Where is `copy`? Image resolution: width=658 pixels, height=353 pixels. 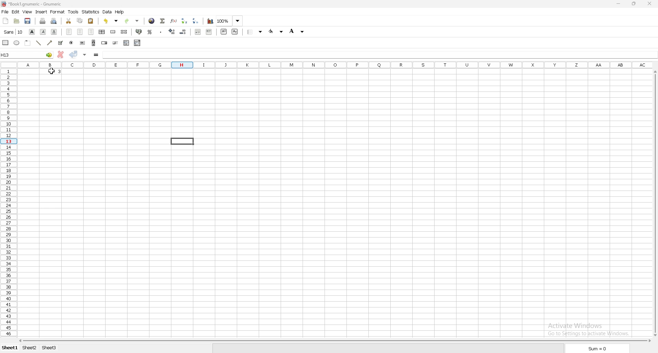 copy is located at coordinates (80, 21).